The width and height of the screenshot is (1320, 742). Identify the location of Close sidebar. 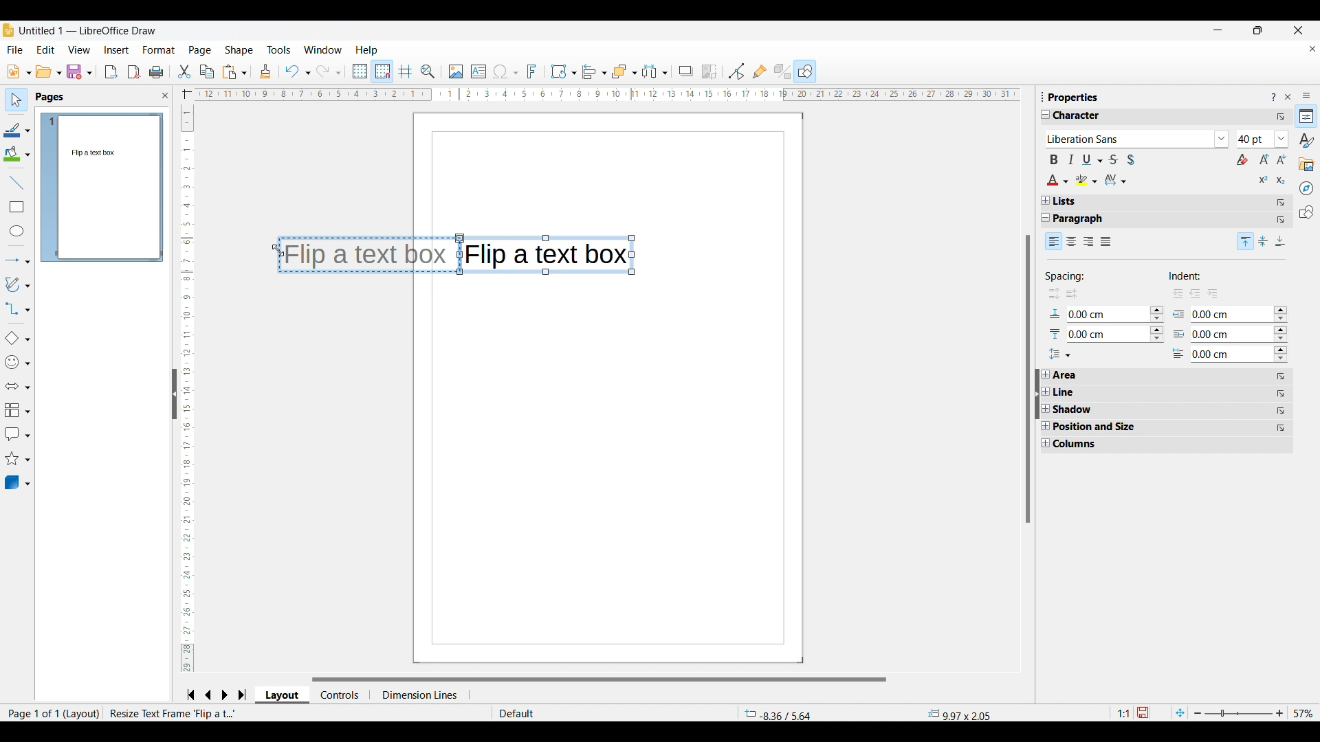
(1288, 97).